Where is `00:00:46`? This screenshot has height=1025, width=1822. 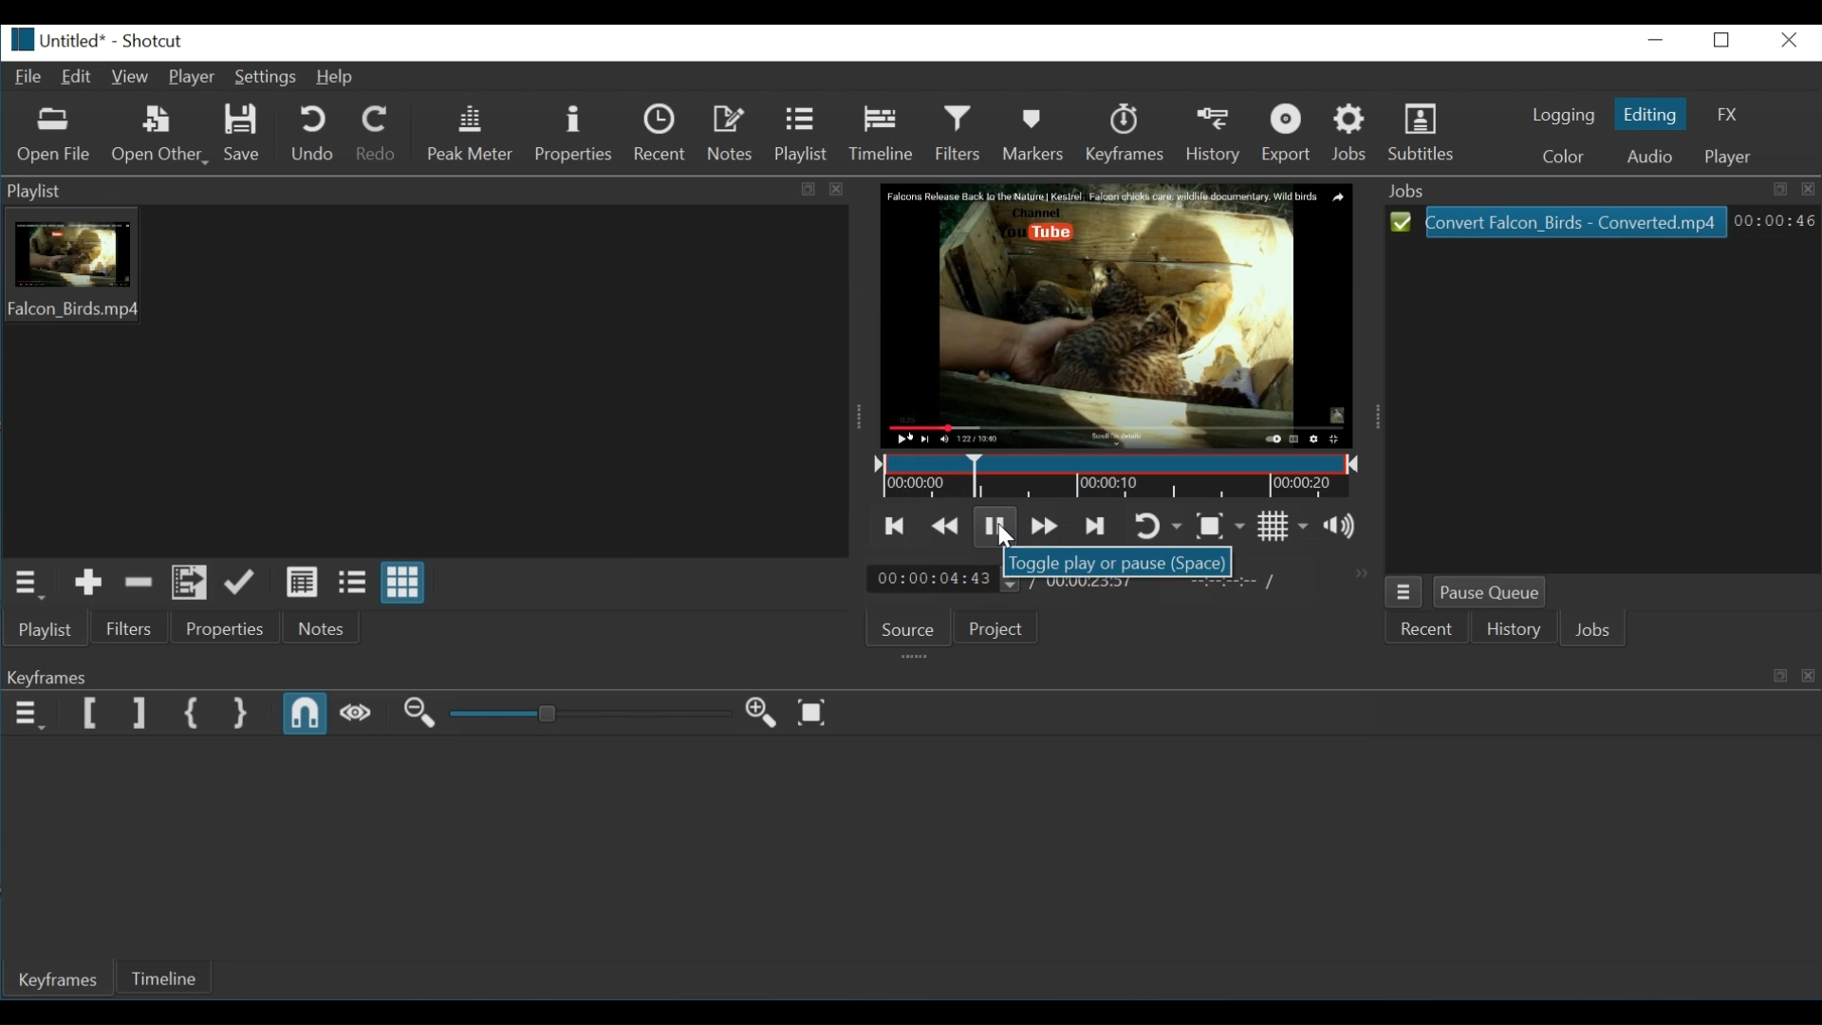 00:00:46 is located at coordinates (1774, 221).